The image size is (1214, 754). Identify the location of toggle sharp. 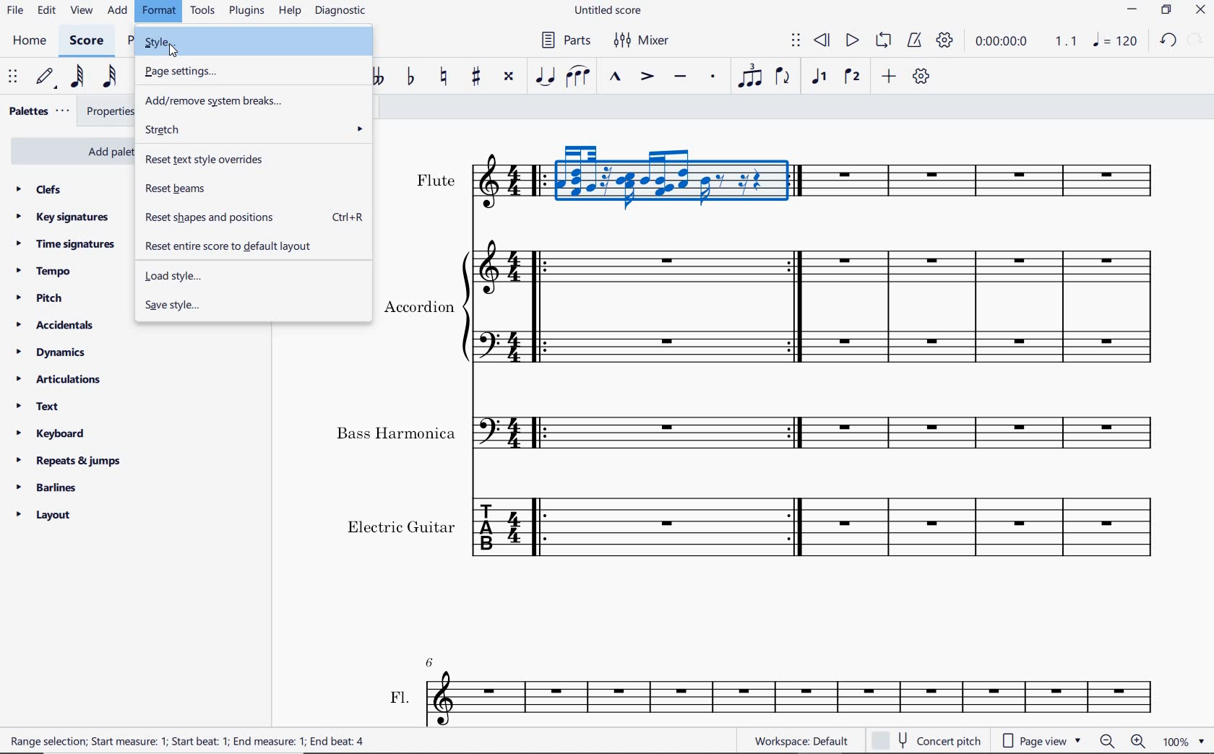
(477, 79).